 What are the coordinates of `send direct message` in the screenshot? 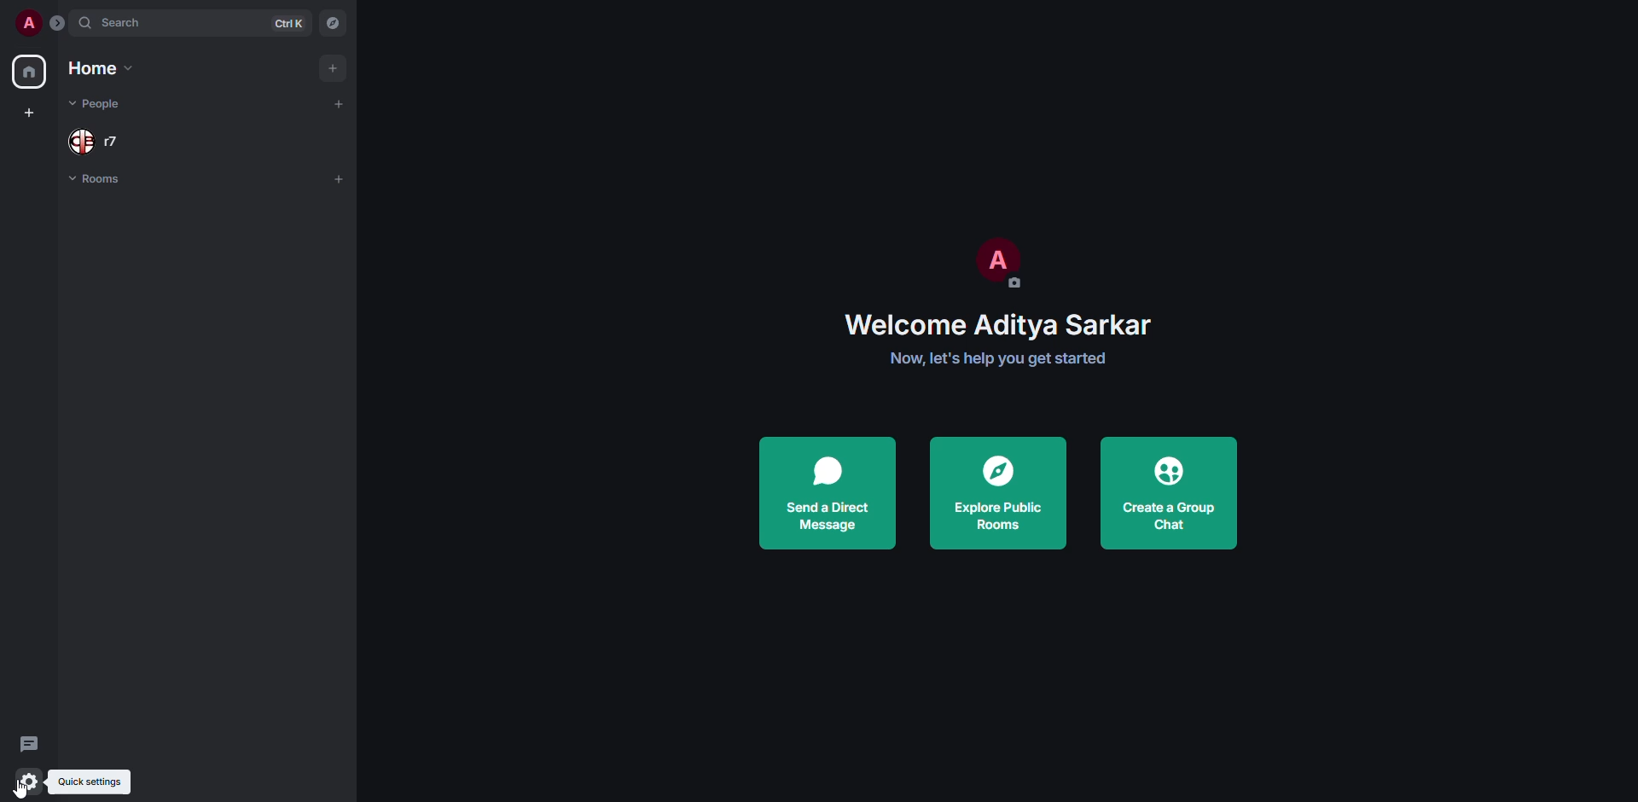 It's located at (829, 494).